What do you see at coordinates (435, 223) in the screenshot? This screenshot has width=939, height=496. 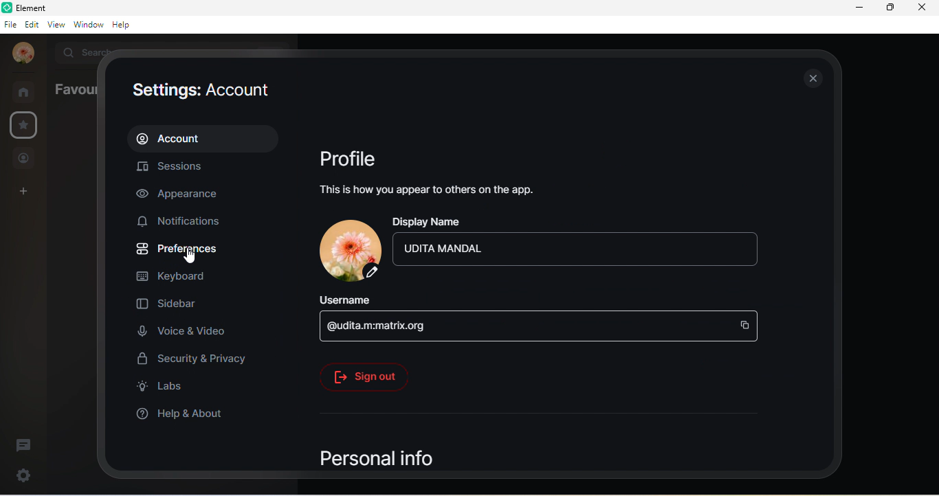 I see `display name` at bounding box center [435, 223].